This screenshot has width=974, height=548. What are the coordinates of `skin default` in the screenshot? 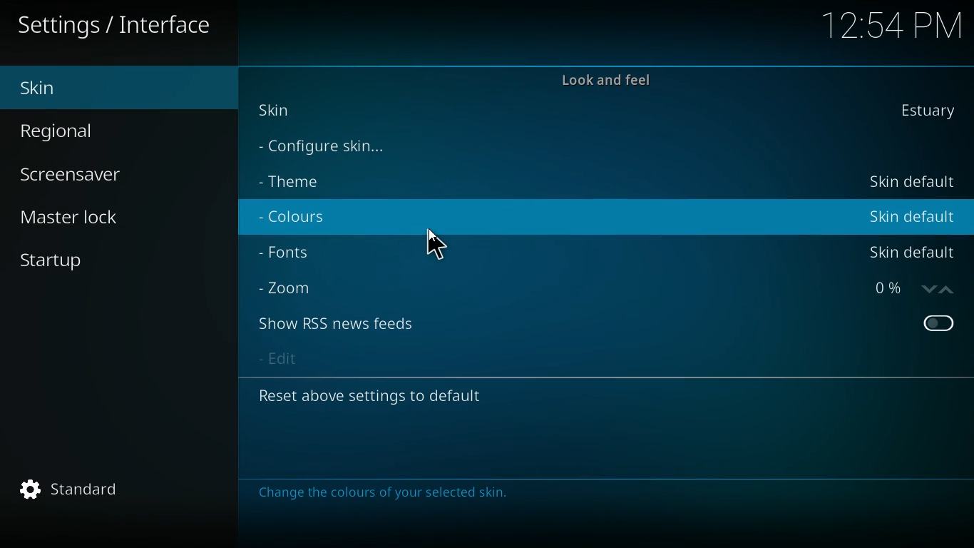 It's located at (910, 183).